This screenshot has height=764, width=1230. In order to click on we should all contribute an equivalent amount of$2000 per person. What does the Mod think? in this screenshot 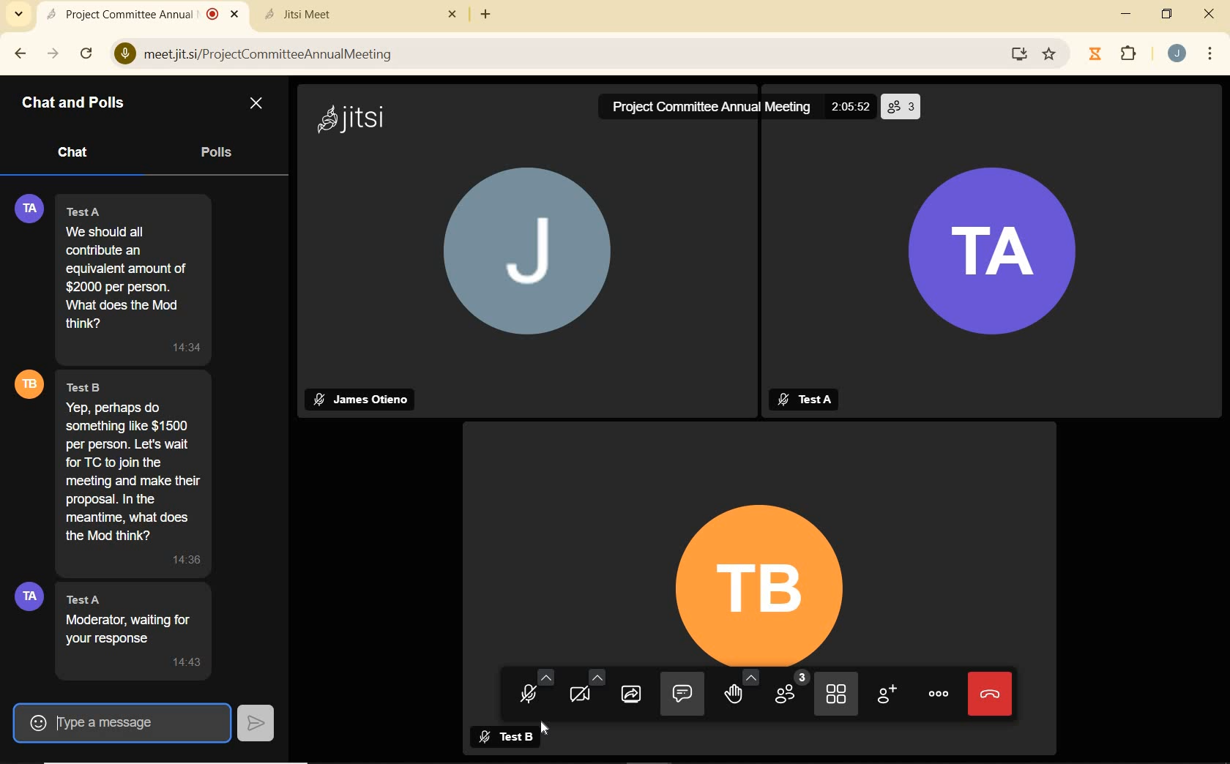, I will do `click(131, 277)`.